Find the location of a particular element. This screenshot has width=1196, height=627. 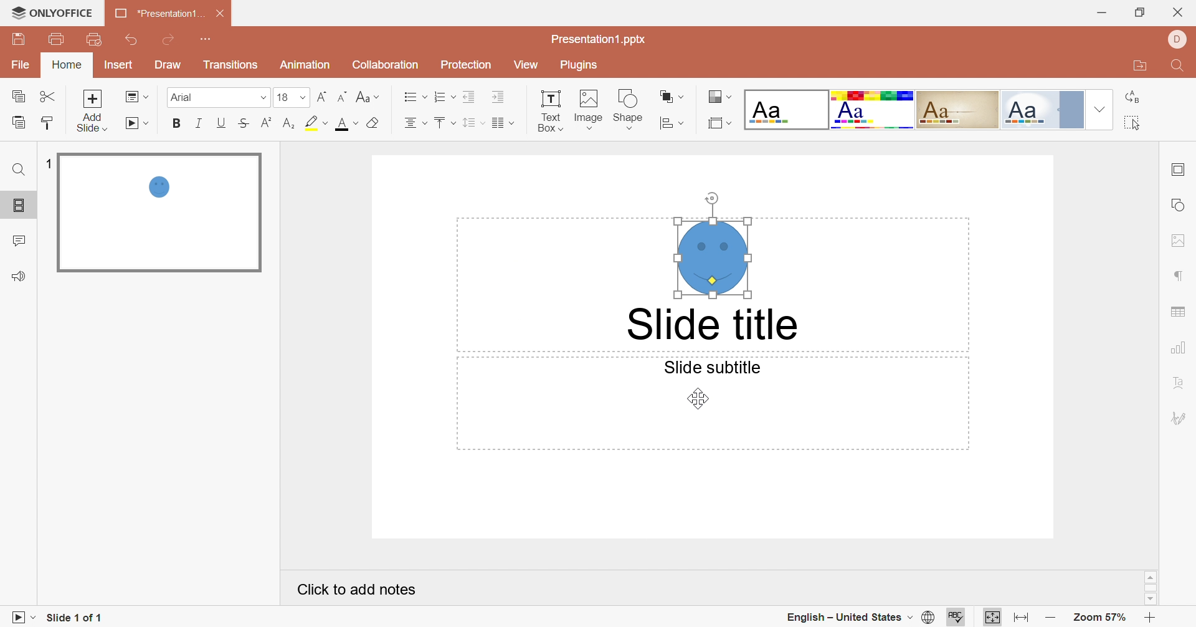

Add slide is located at coordinates (92, 98).